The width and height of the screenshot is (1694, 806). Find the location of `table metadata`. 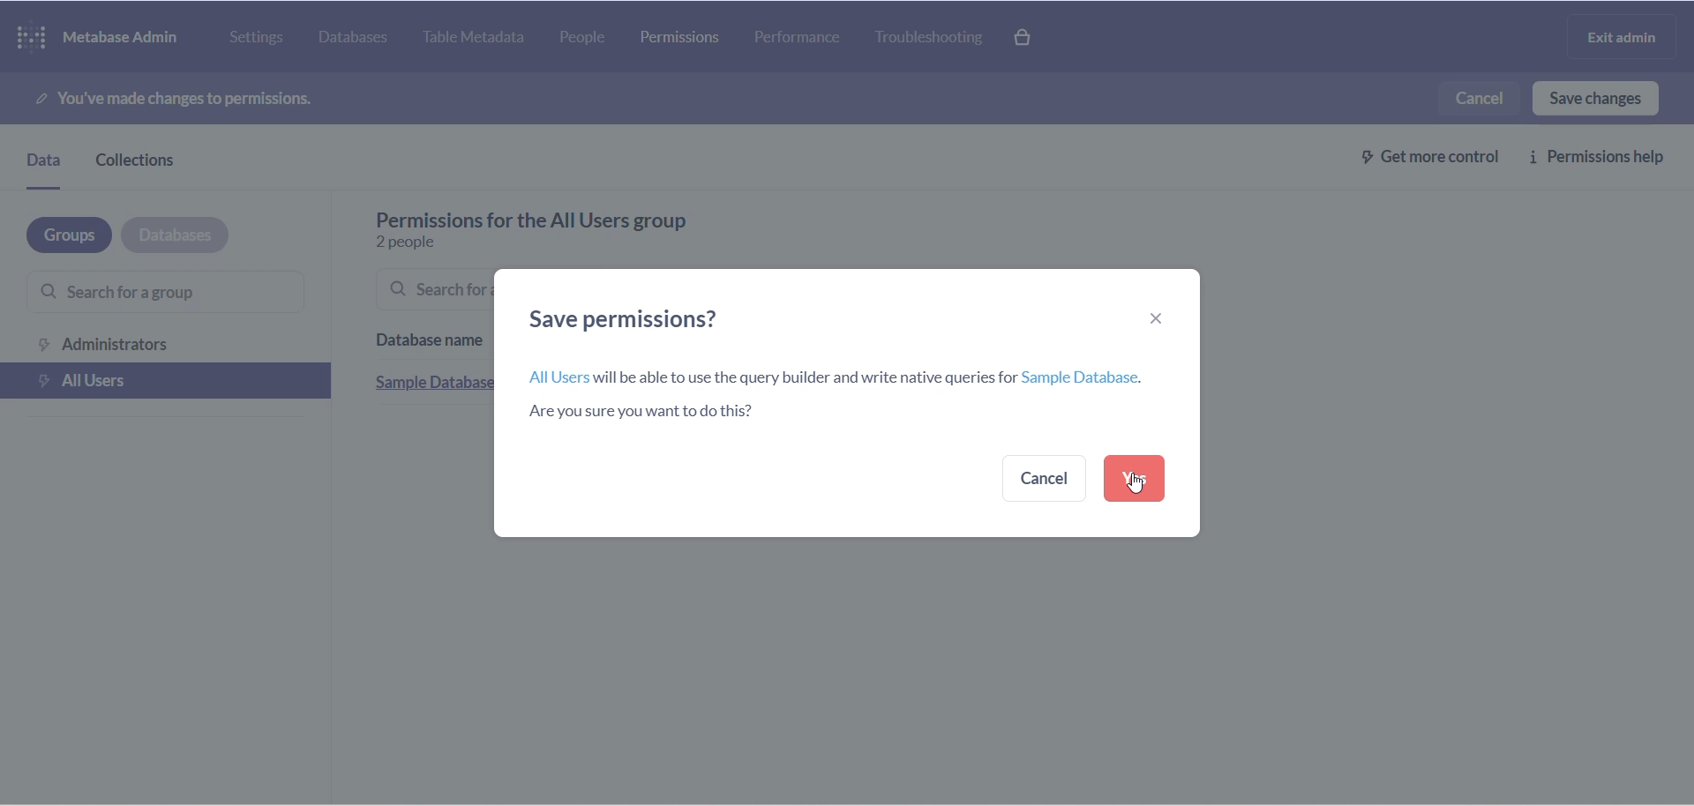

table metadata is located at coordinates (481, 39).